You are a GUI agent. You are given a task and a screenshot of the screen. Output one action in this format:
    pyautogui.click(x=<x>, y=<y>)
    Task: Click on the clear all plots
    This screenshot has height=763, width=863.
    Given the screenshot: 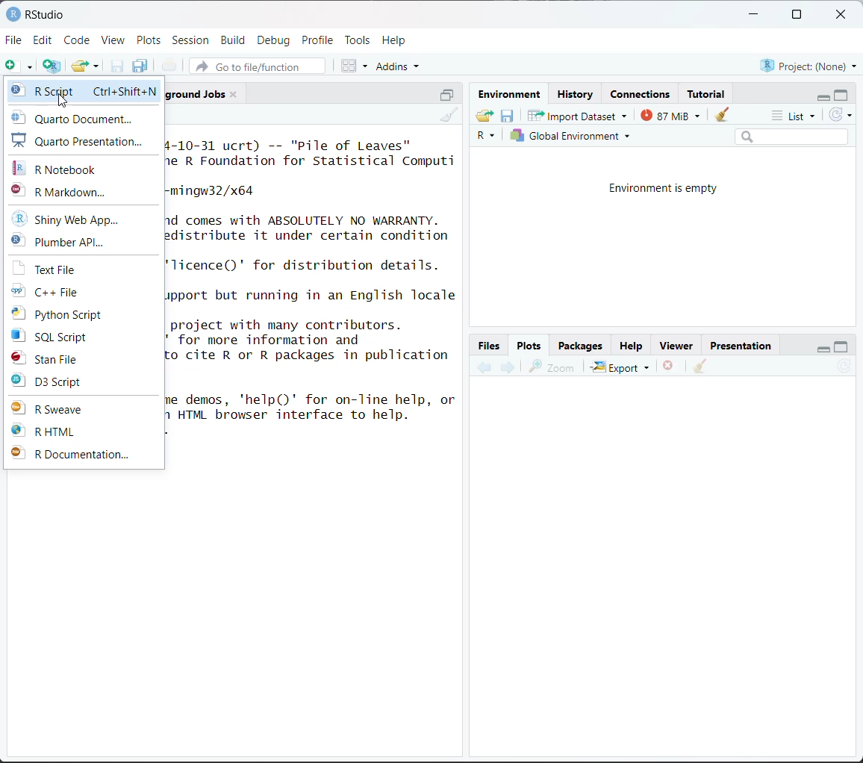 What is the action you would take?
    pyautogui.click(x=700, y=367)
    